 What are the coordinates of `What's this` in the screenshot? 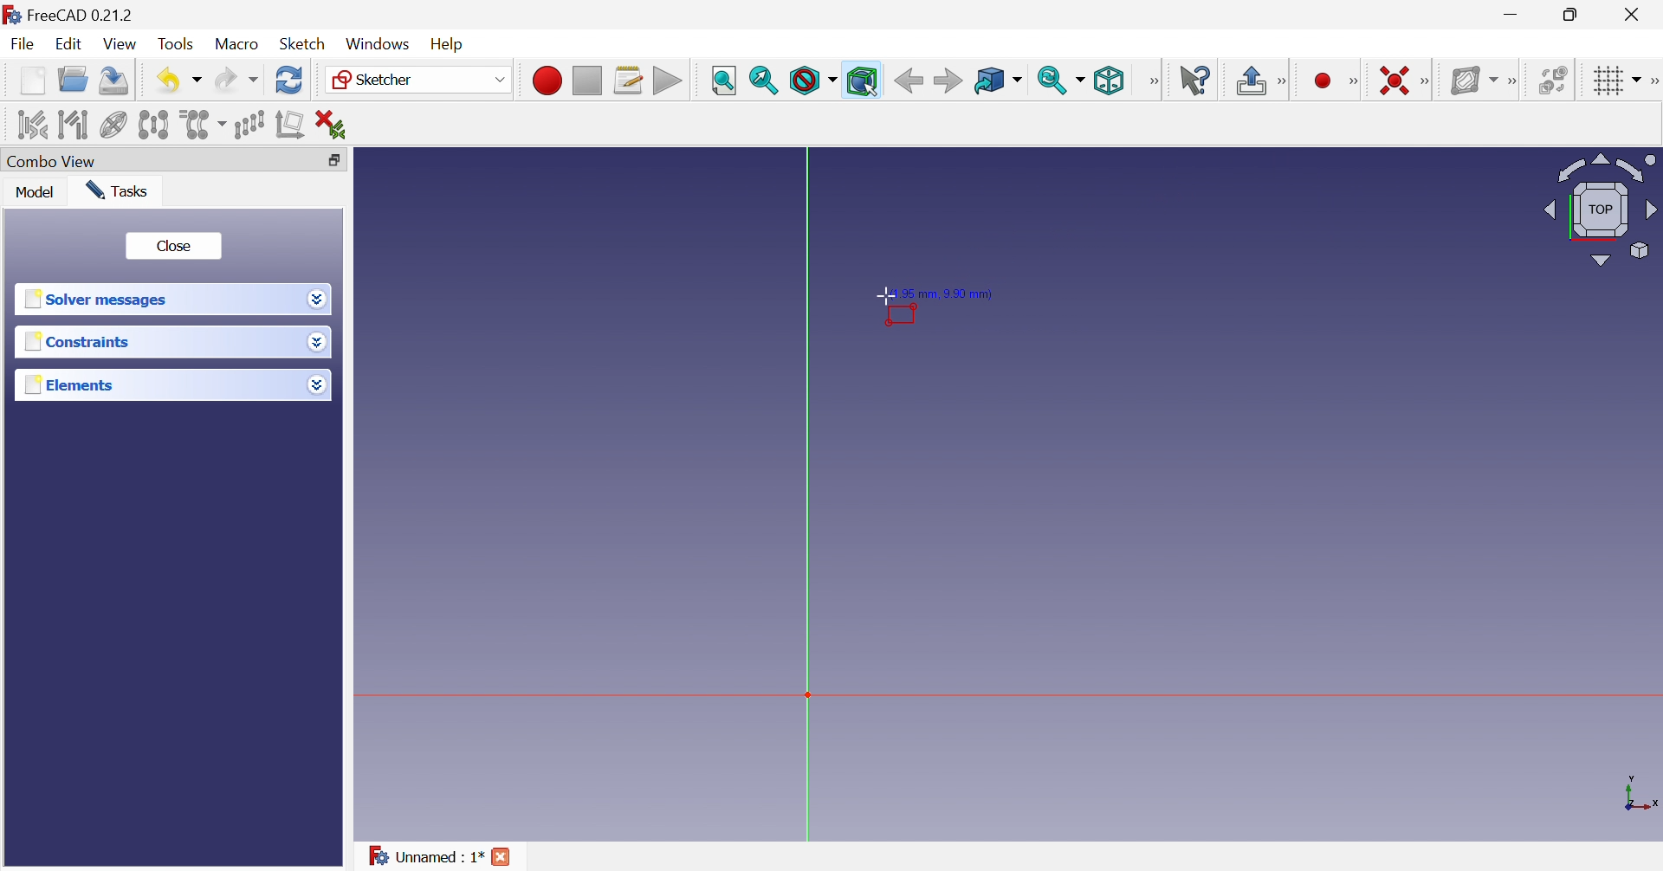 It's located at (1200, 80).